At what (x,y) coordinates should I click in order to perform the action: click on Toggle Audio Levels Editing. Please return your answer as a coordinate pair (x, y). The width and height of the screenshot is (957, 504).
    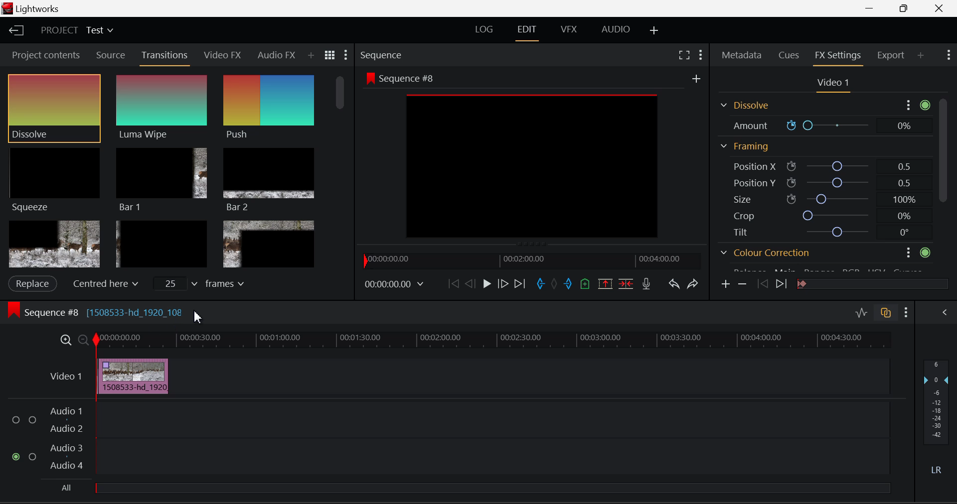
    Looking at the image, I should click on (861, 315).